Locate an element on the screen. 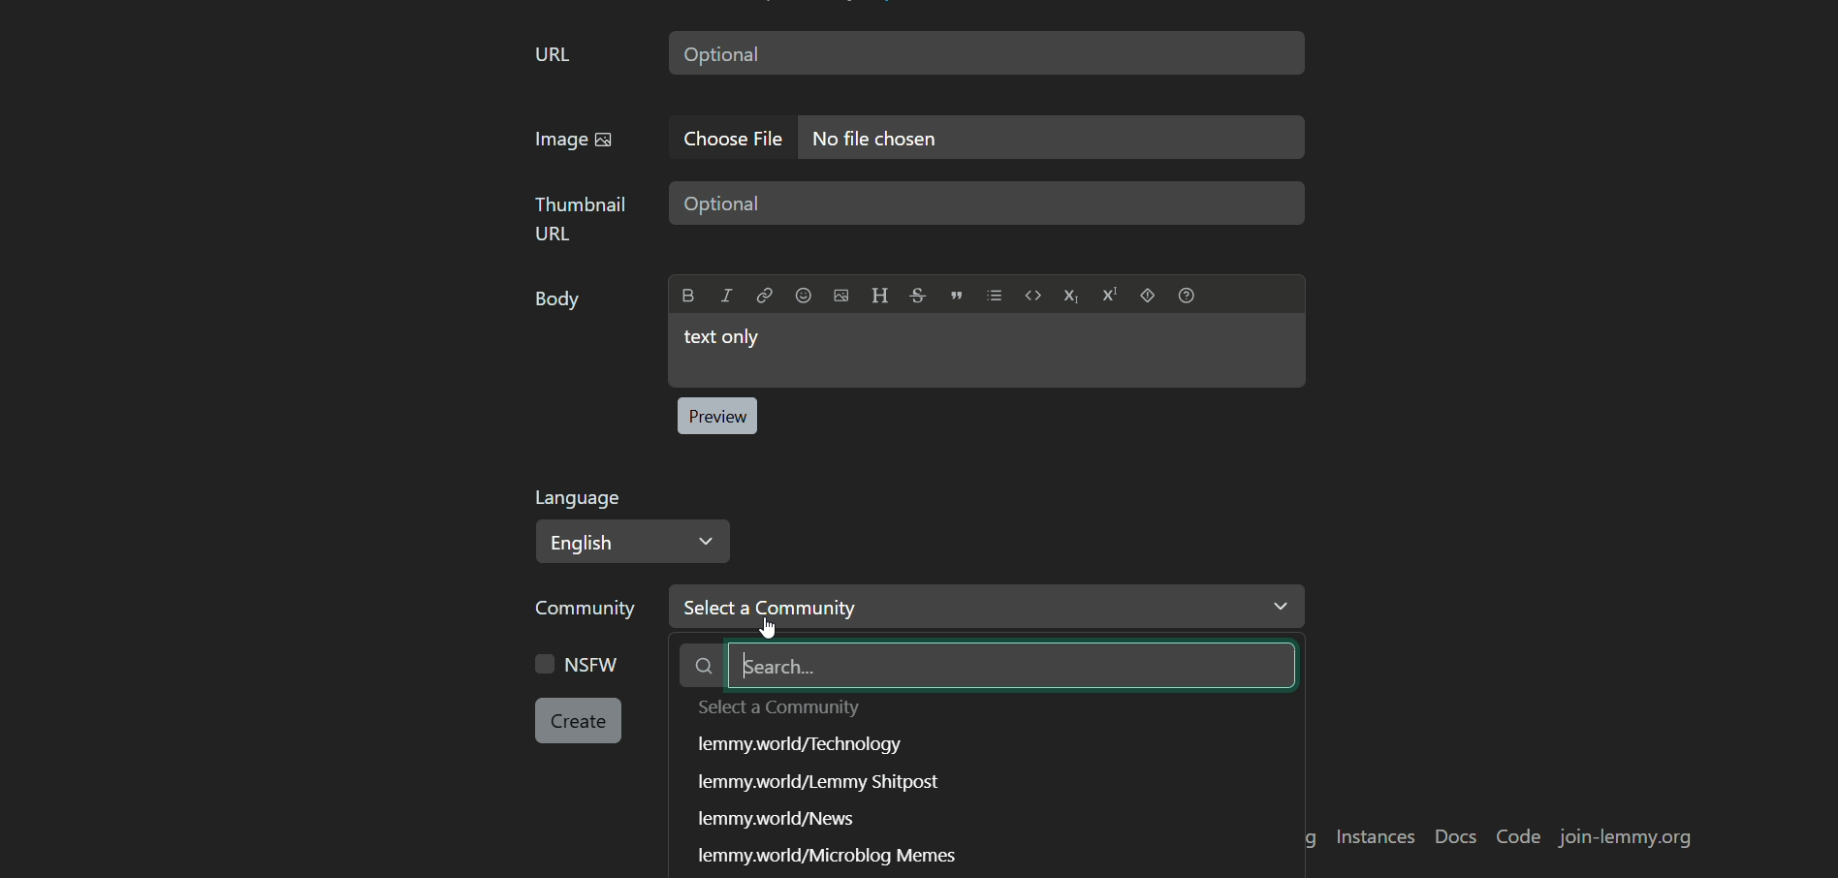  cursor is located at coordinates (768, 608).